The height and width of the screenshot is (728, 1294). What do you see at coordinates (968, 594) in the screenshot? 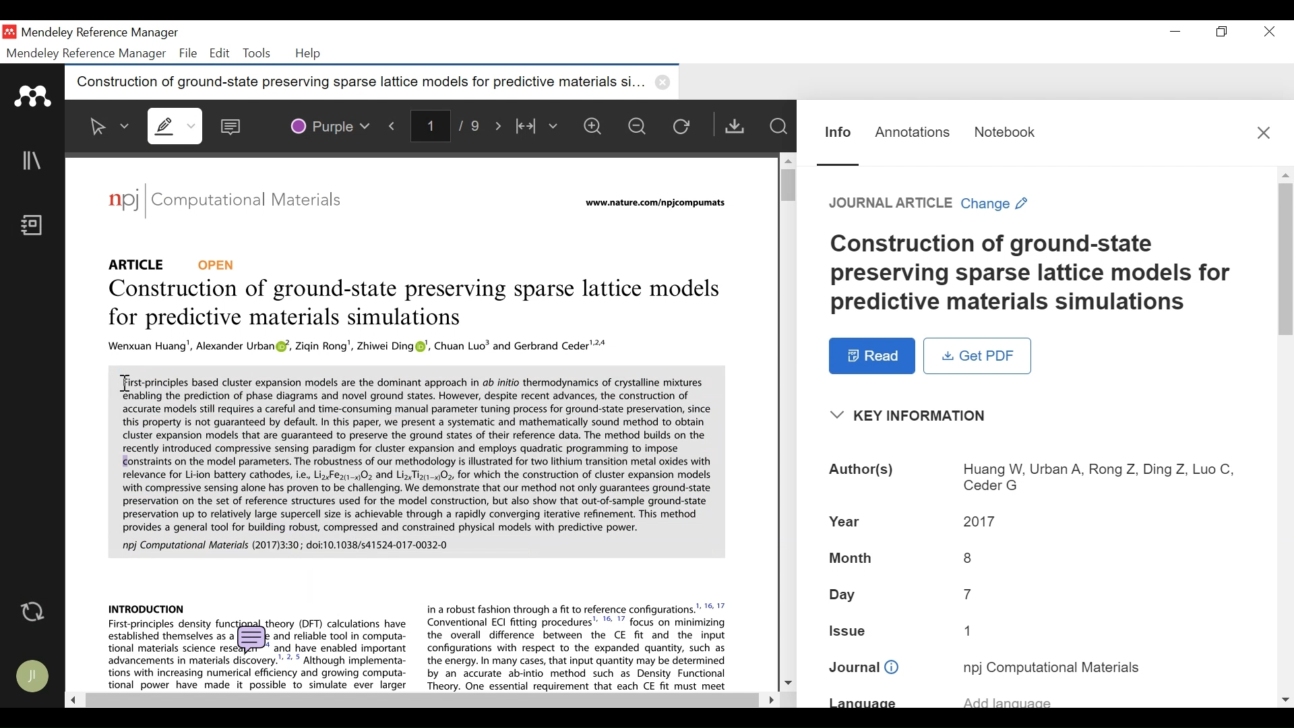
I see `Day` at bounding box center [968, 594].